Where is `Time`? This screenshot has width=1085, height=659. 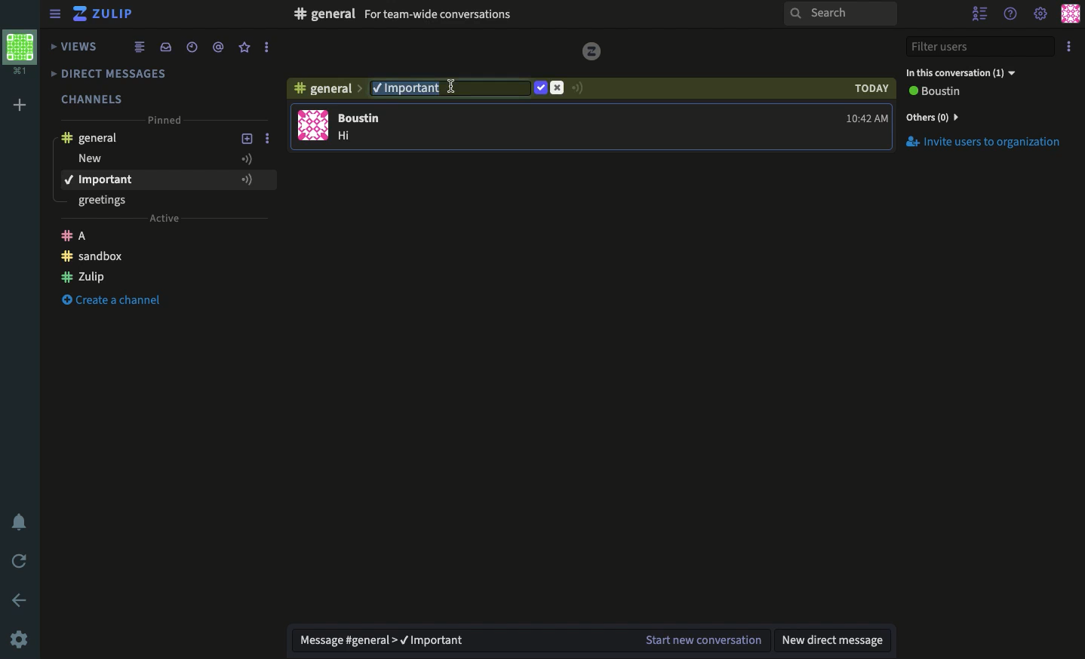 Time is located at coordinates (194, 46).